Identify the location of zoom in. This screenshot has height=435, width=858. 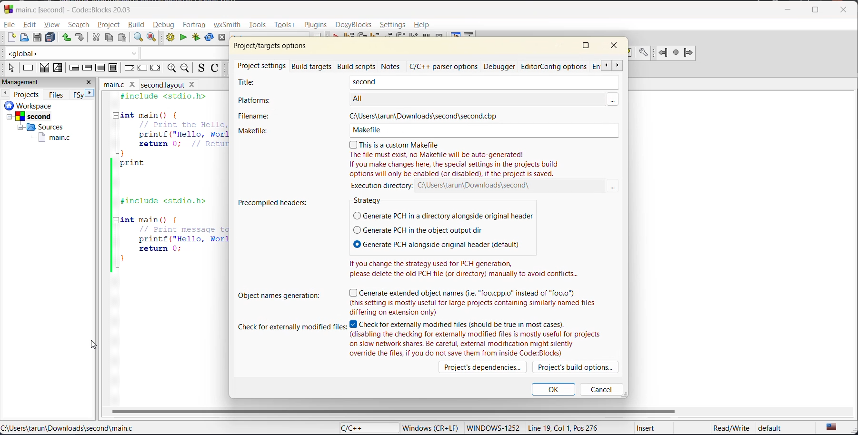
(171, 68).